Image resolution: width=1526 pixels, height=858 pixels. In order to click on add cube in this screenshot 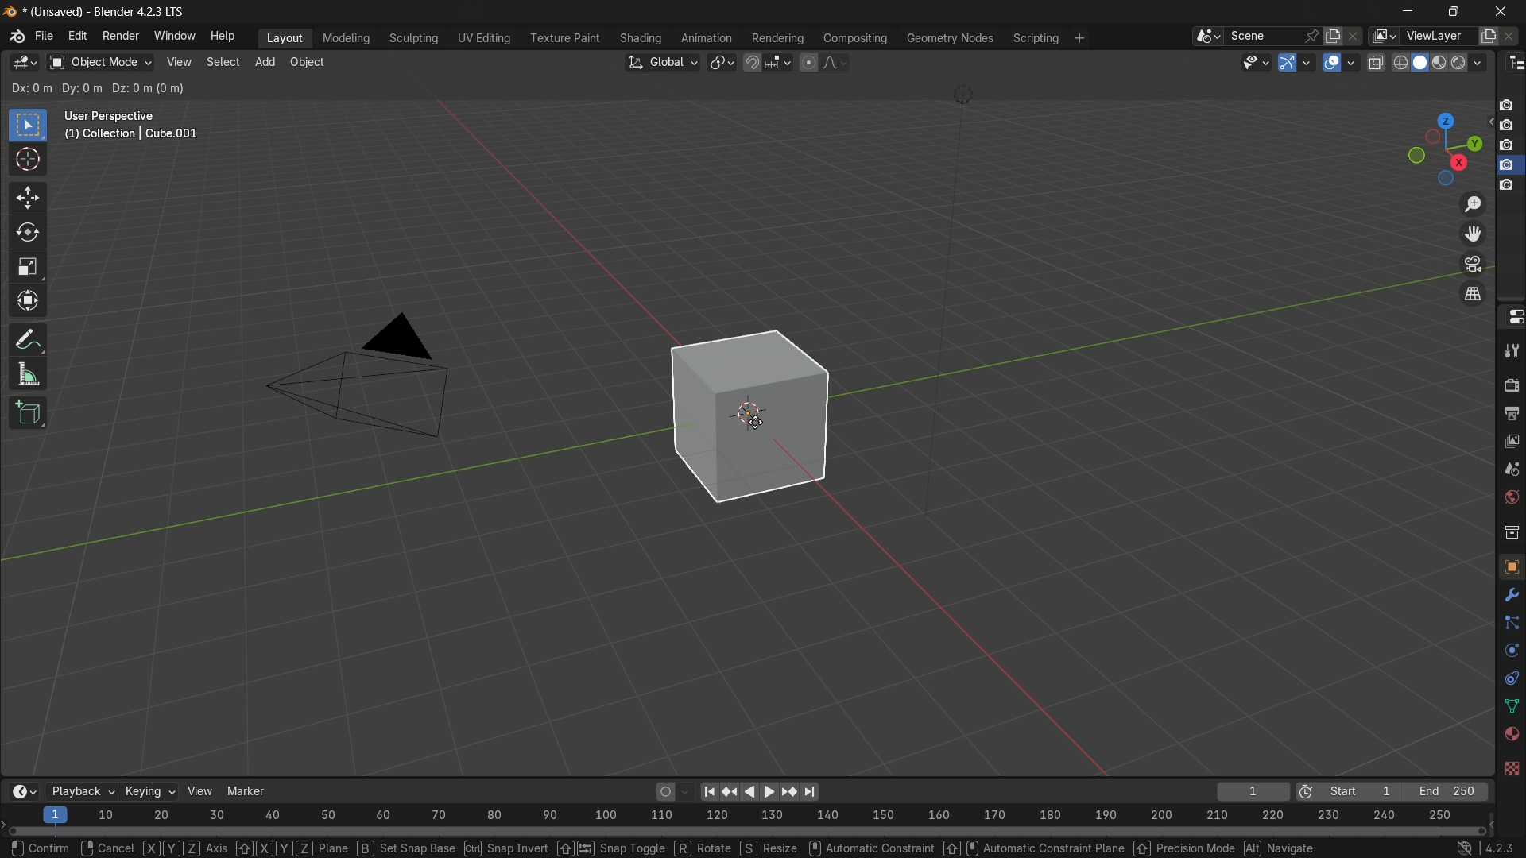, I will do `click(27, 414)`.